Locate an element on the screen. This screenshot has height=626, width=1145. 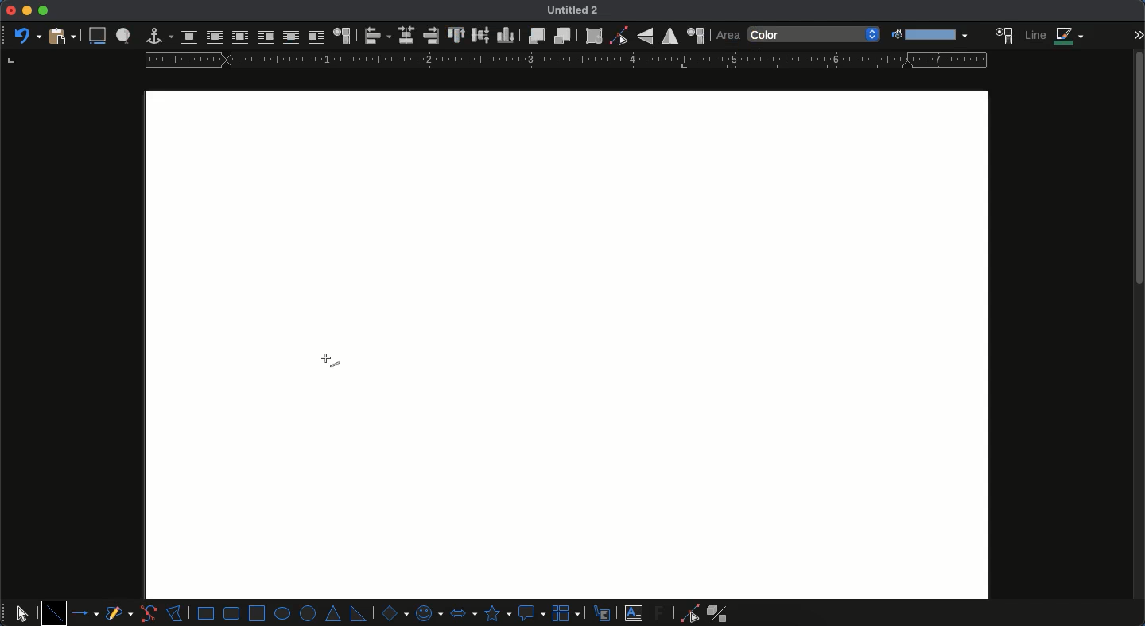
center is located at coordinates (481, 33).